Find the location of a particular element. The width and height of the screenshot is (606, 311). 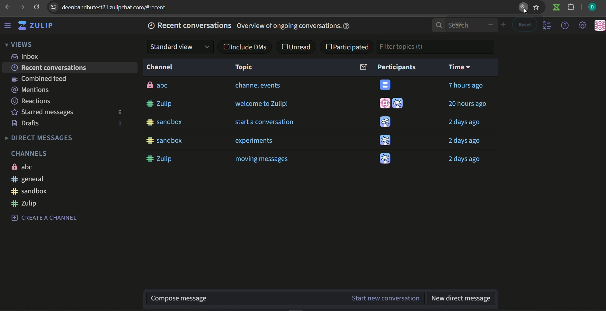

zoom is located at coordinates (523, 8).